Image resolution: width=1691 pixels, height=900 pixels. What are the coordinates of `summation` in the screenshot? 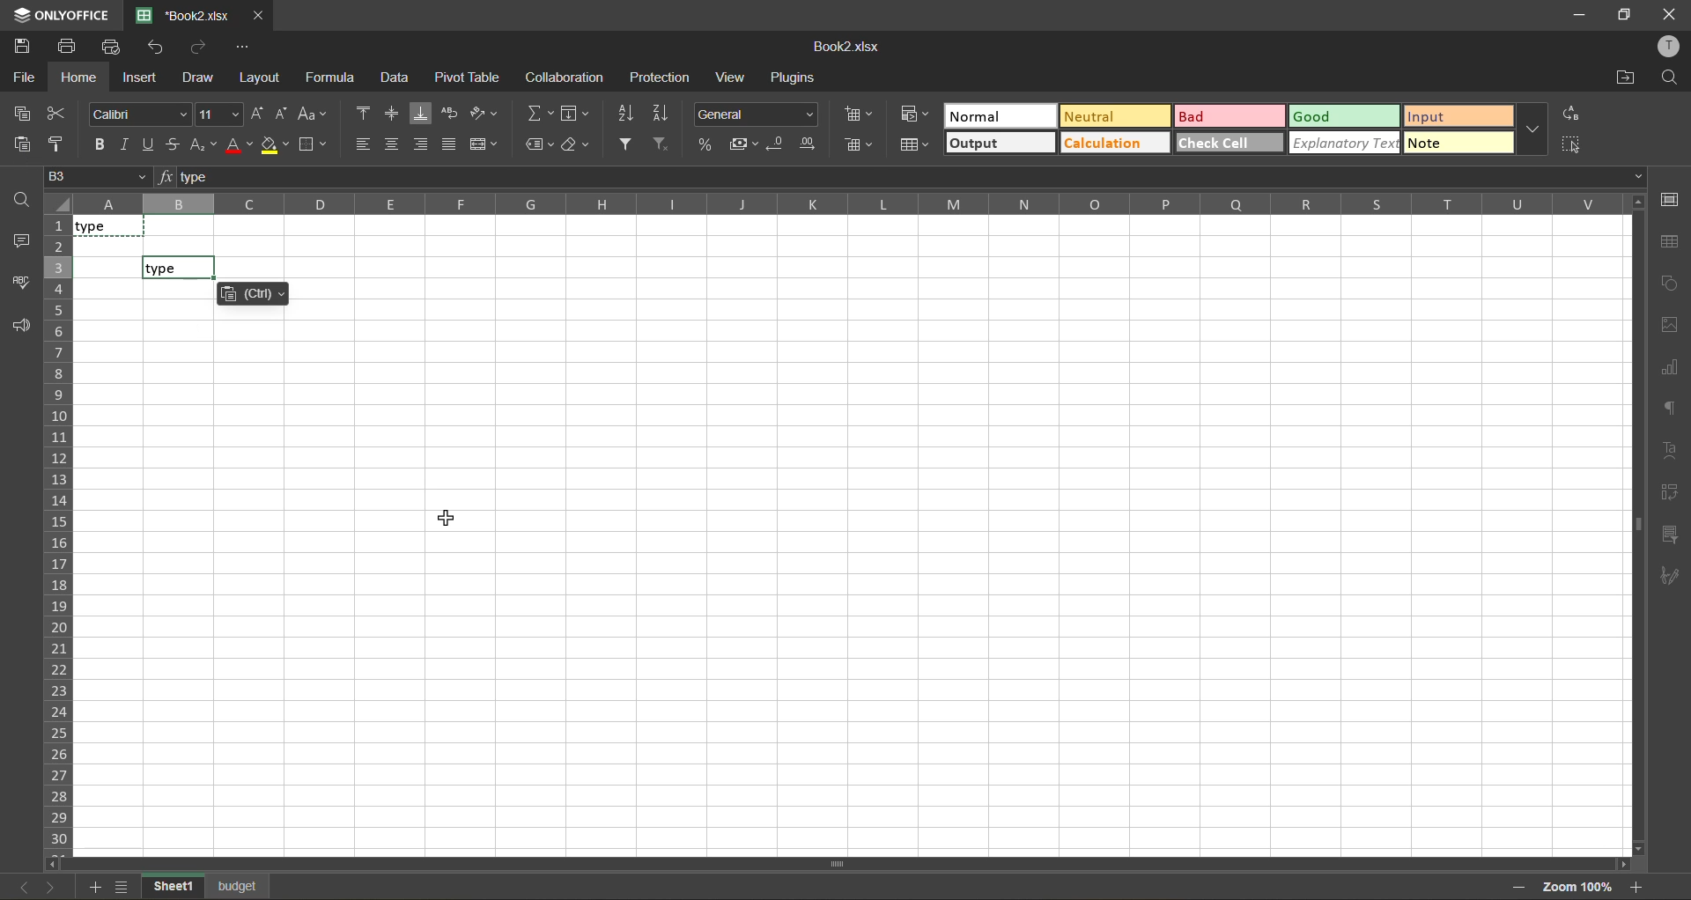 It's located at (538, 110).